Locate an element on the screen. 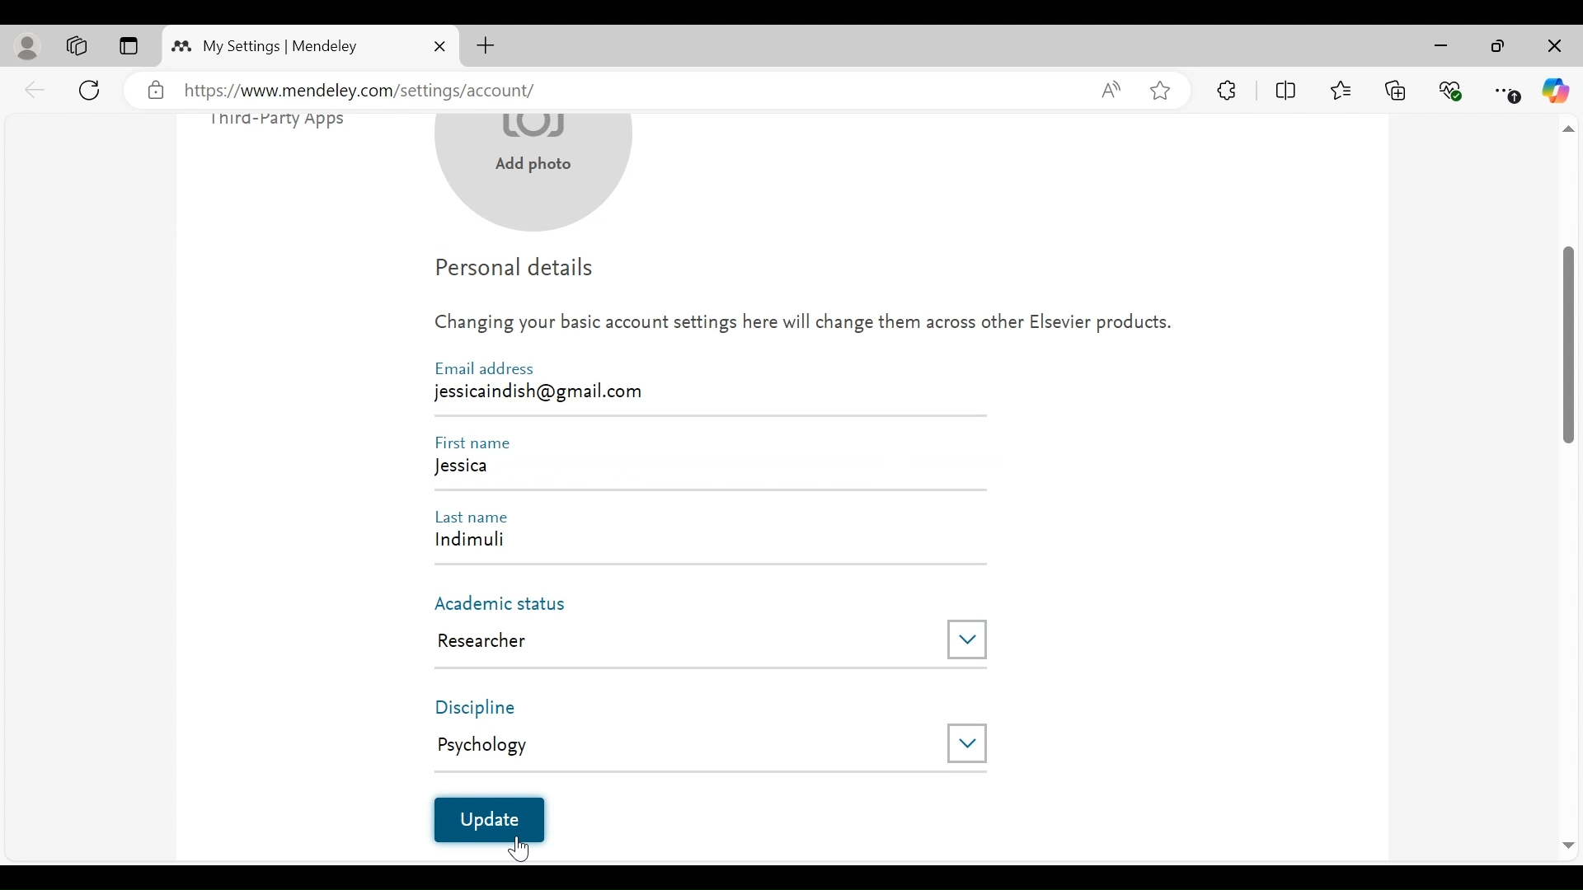 This screenshot has width=1583, height=890. Psychology is located at coordinates (677, 744).